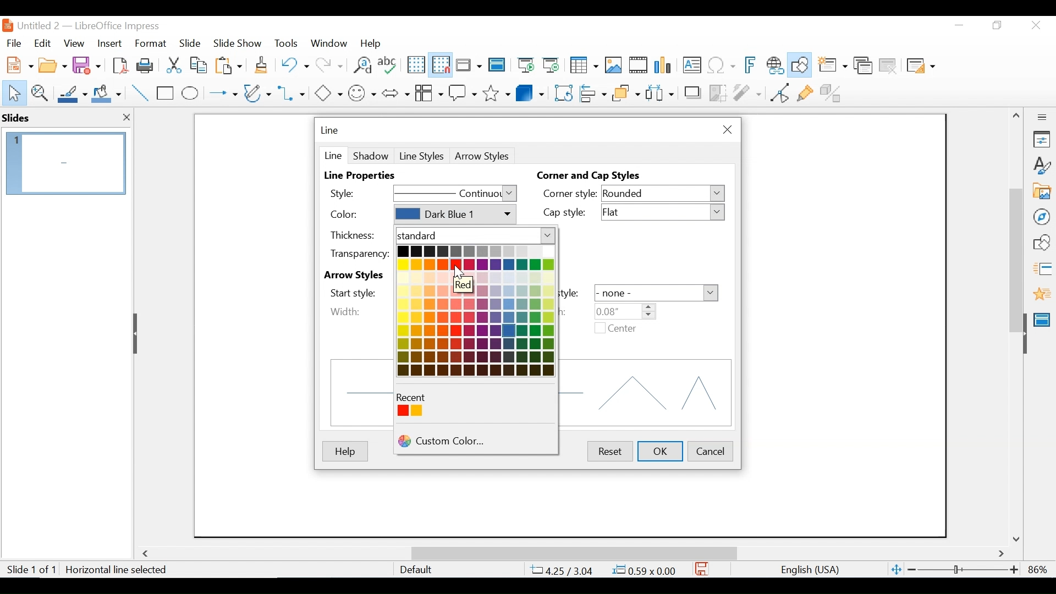 This screenshot has height=594, width=1056. I want to click on Show Gluepoint Functions, so click(805, 92).